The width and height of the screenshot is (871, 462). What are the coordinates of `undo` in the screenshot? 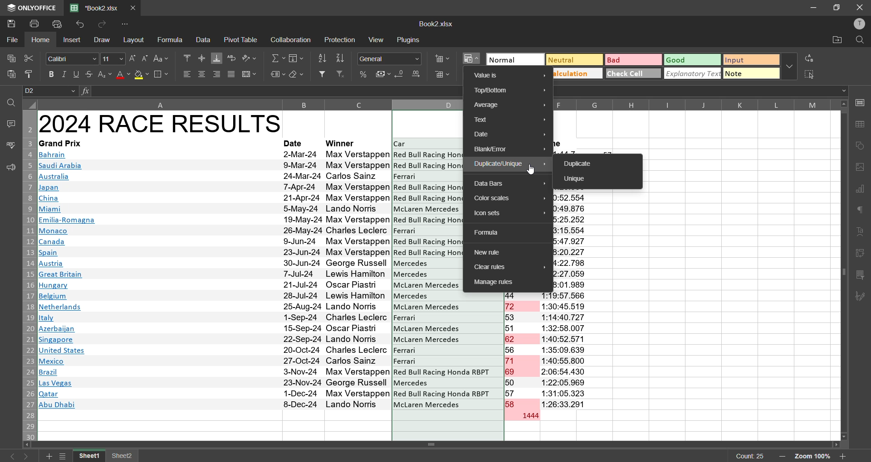 It's located at (82, 25).